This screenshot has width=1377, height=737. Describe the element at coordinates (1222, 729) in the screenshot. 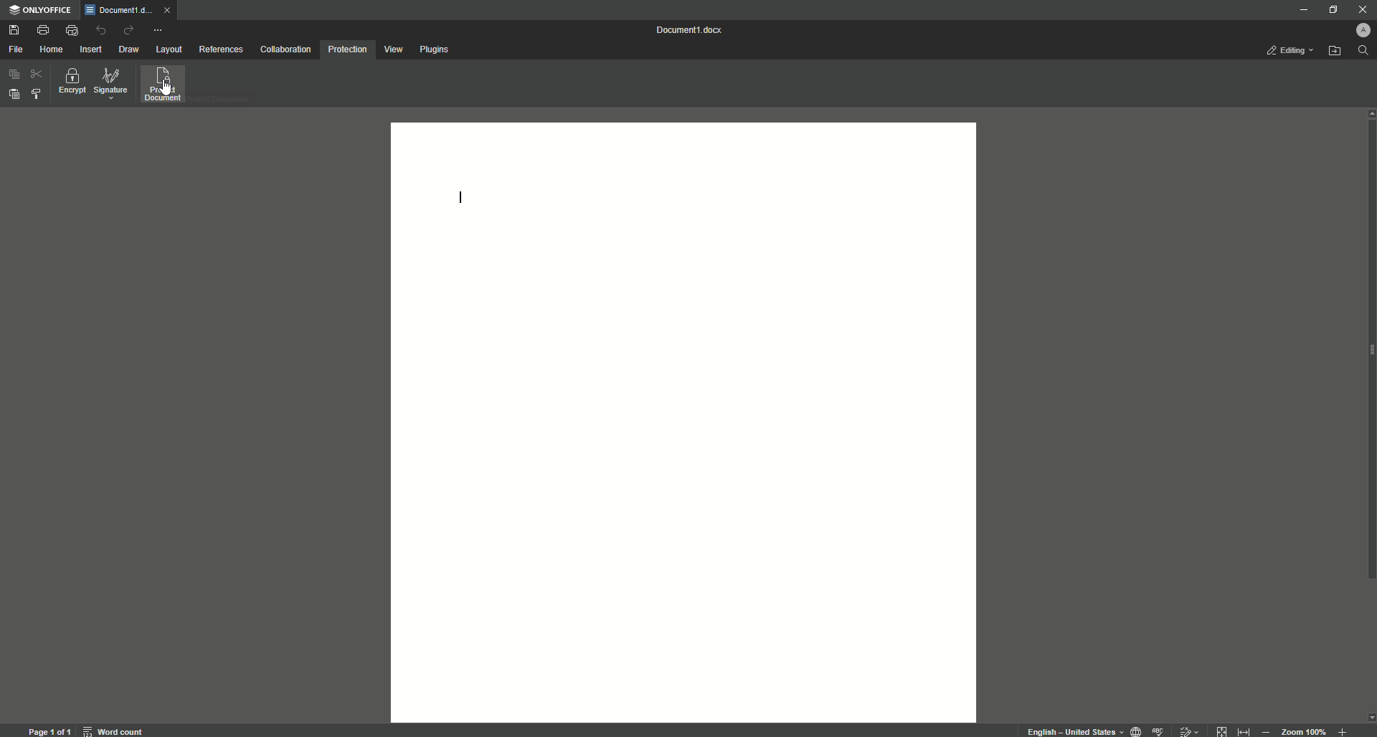

I see `fit to page` at that location.